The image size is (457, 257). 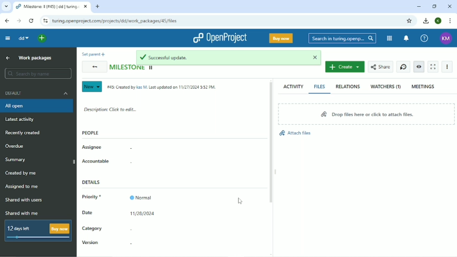 I want to click on Open quick add menu, so click(x=43, y=39).